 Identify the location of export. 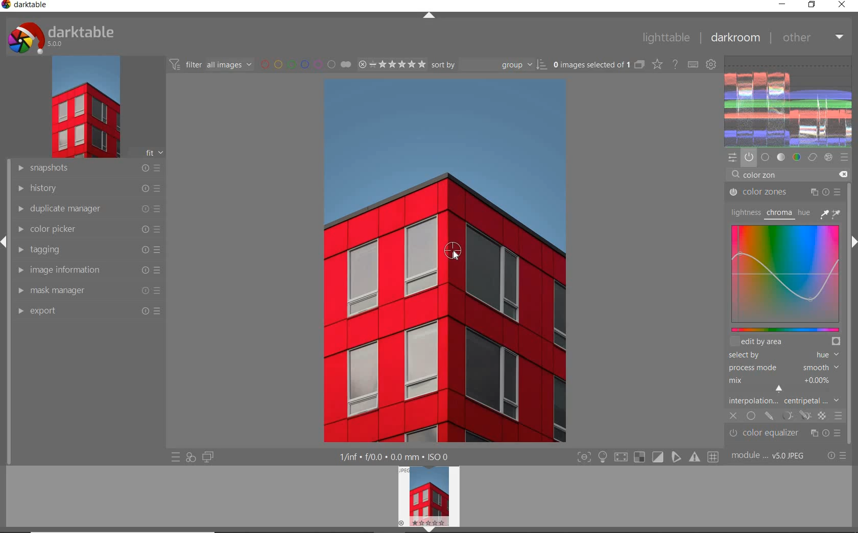
(89, 311).